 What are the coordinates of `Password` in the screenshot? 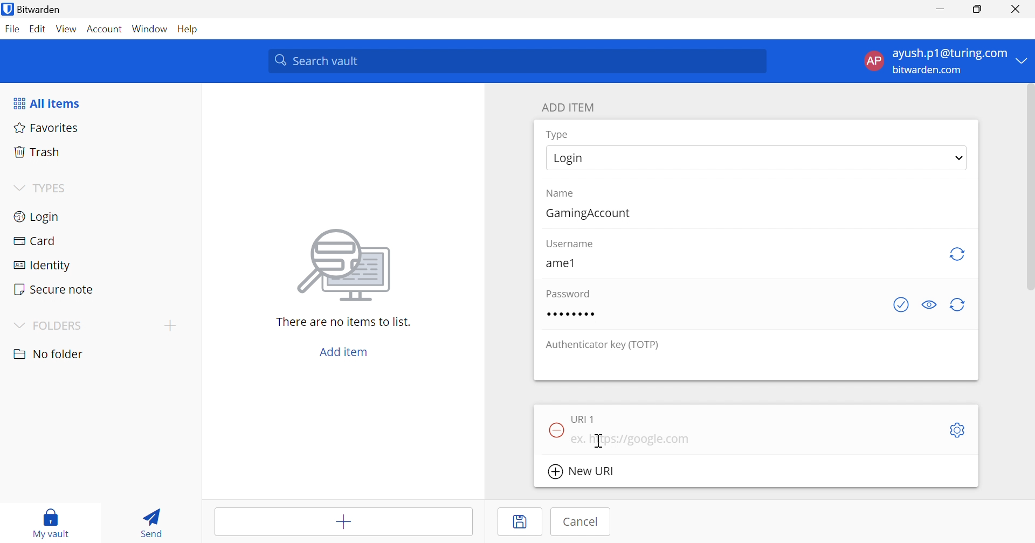 It's located at (567, 295).